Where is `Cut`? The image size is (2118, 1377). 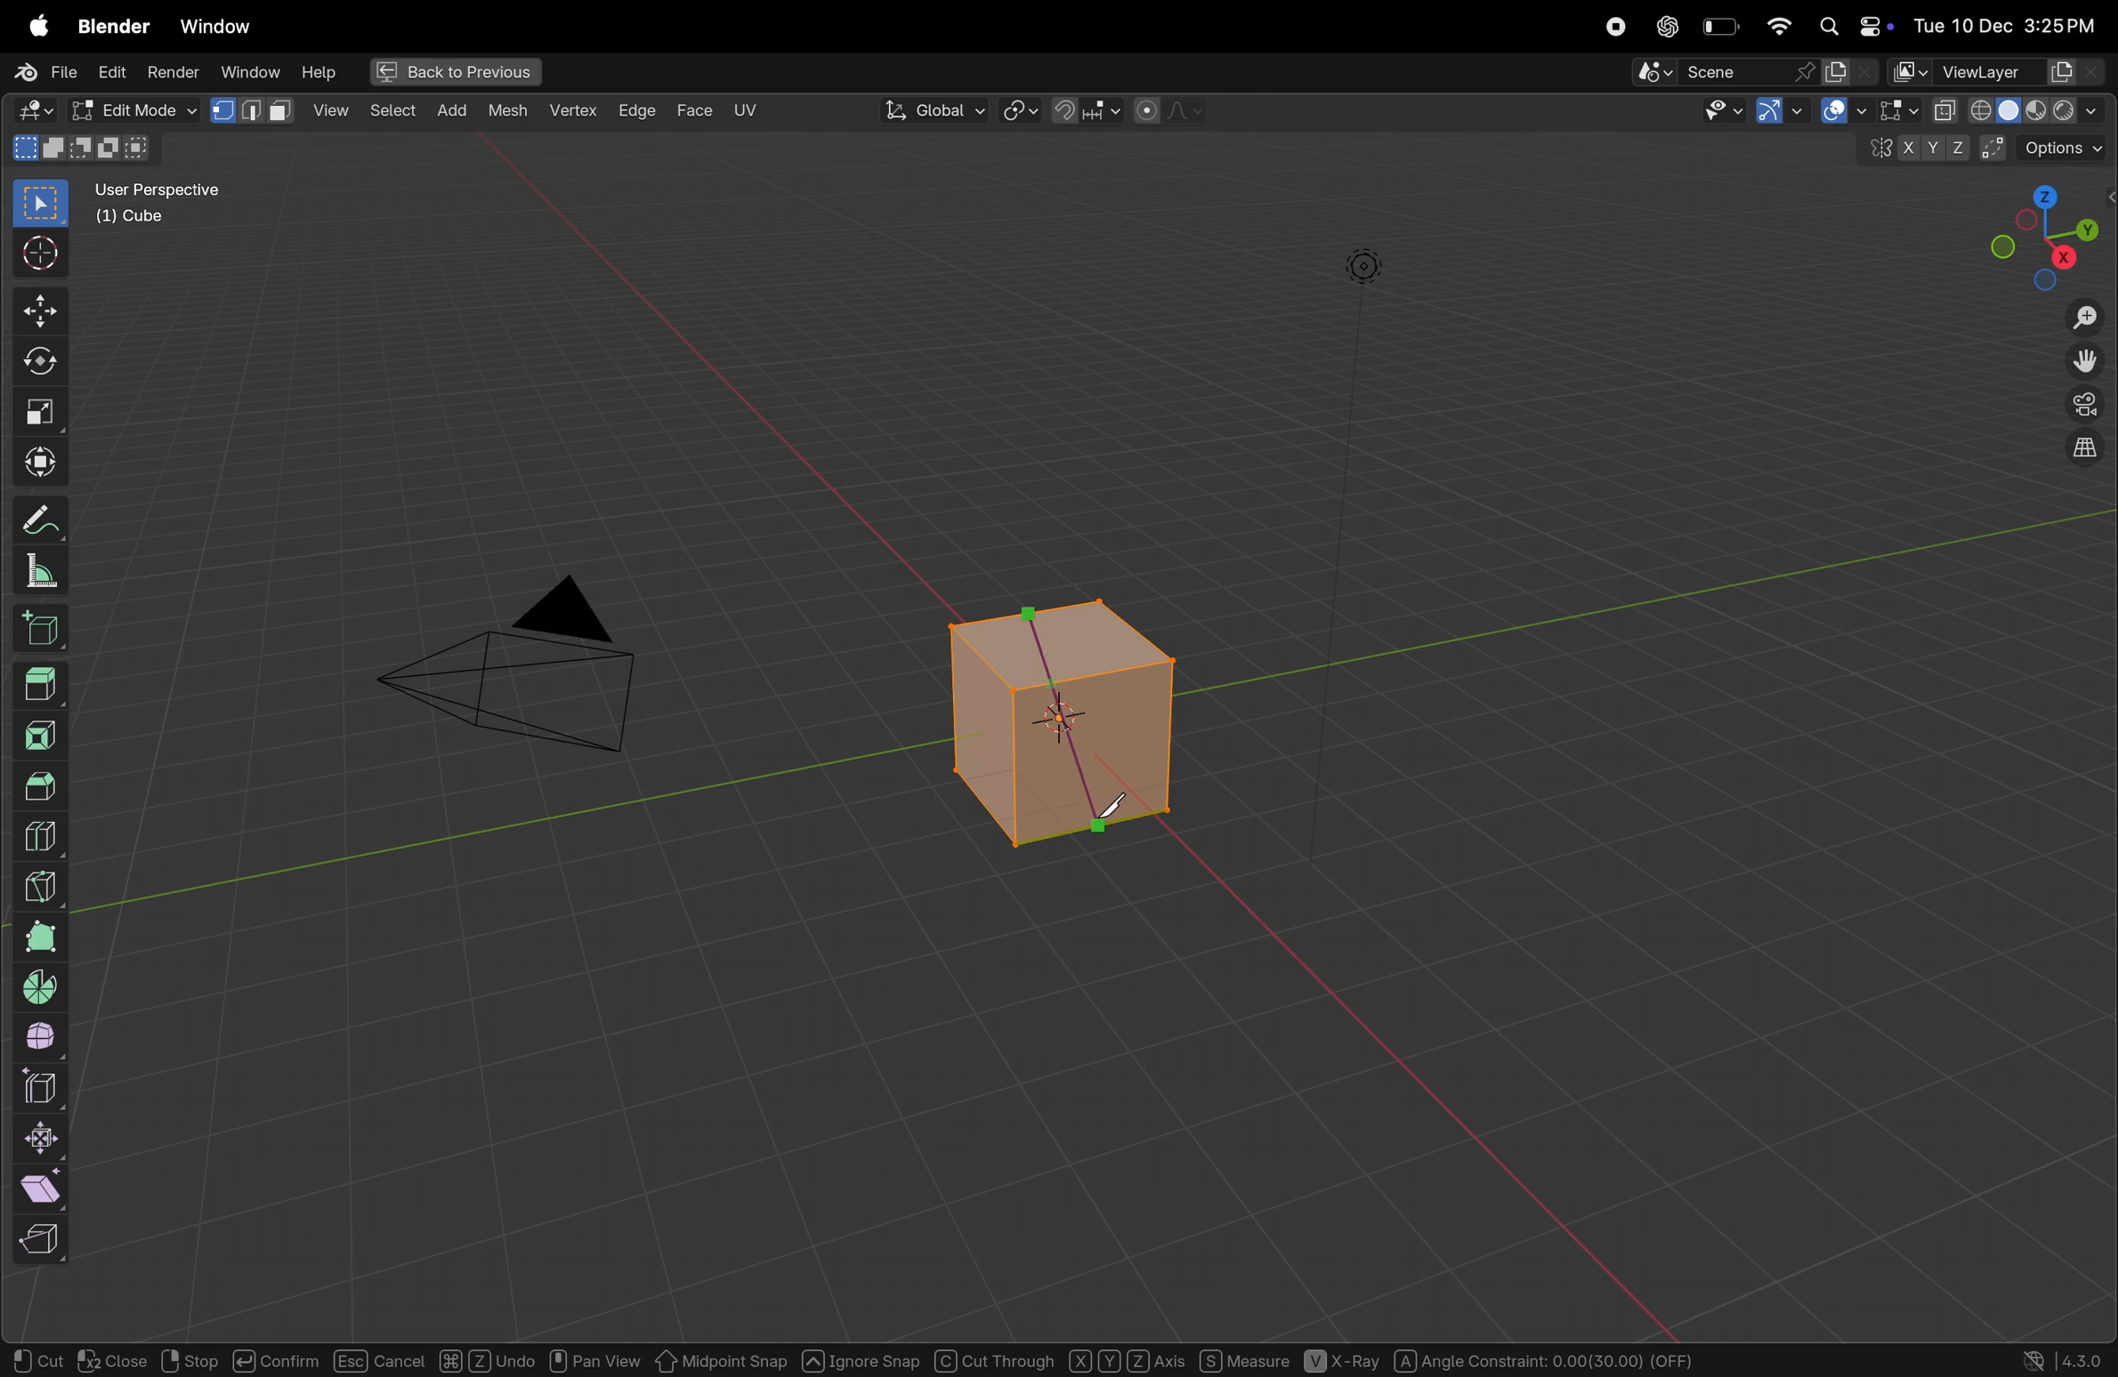
Cut is located at coordinates (39, 1360).